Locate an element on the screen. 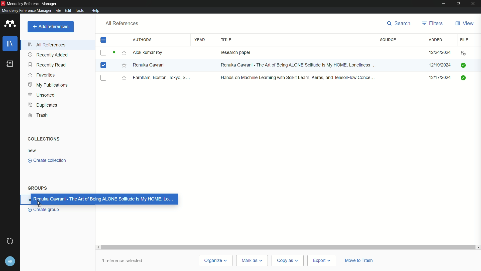 The image size is (481, 271). mark as is located at coordinates (251, 260).